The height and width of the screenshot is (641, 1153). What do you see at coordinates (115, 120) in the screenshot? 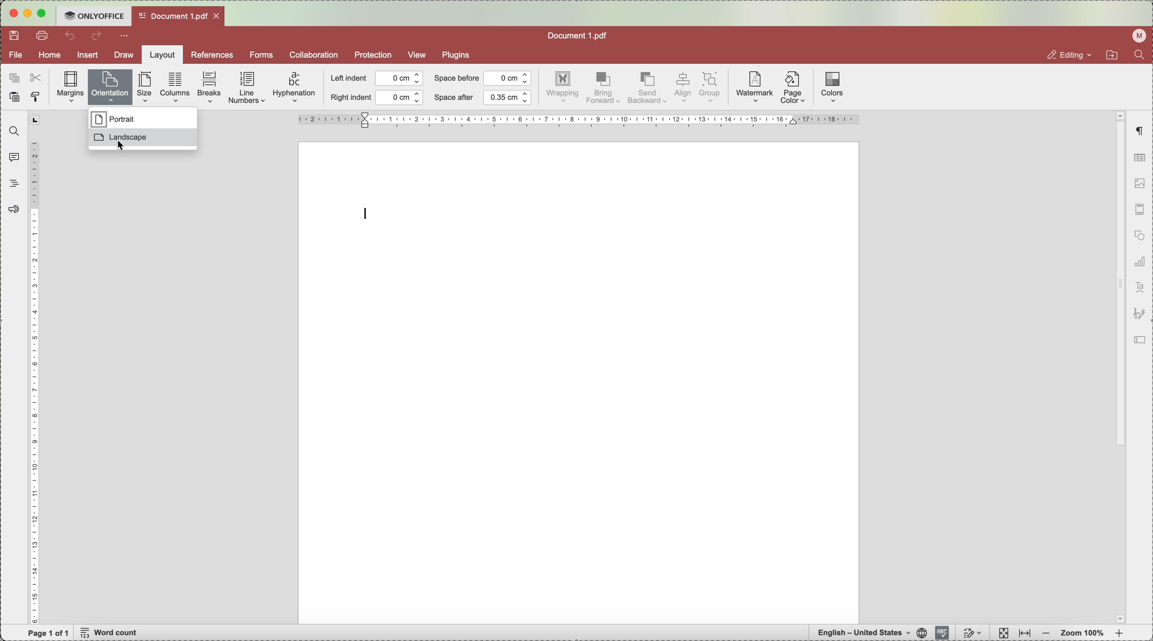
I see `portrait` at bounding box center [115, 120].